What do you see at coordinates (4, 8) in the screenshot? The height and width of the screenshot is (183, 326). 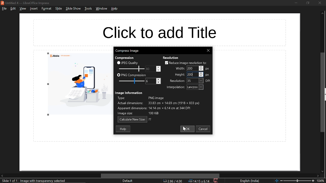 I see `file` at bounding box center [4, 8].